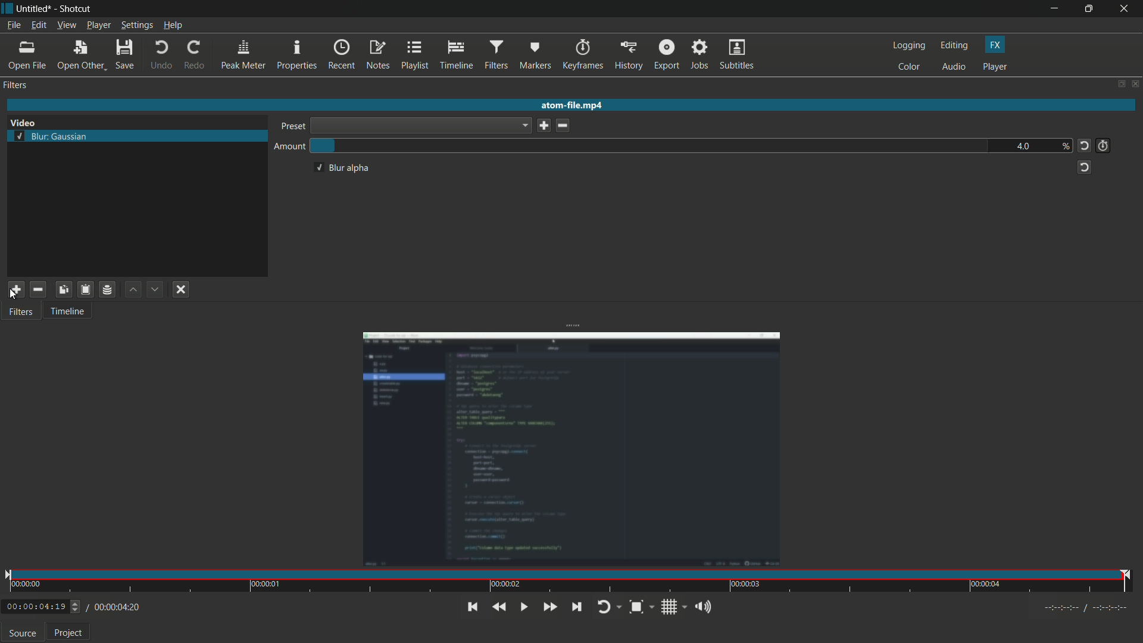  What do you see at coordinates (65, 26) in the screenshot?
I see `view menu` at bounding box center [65, 26].